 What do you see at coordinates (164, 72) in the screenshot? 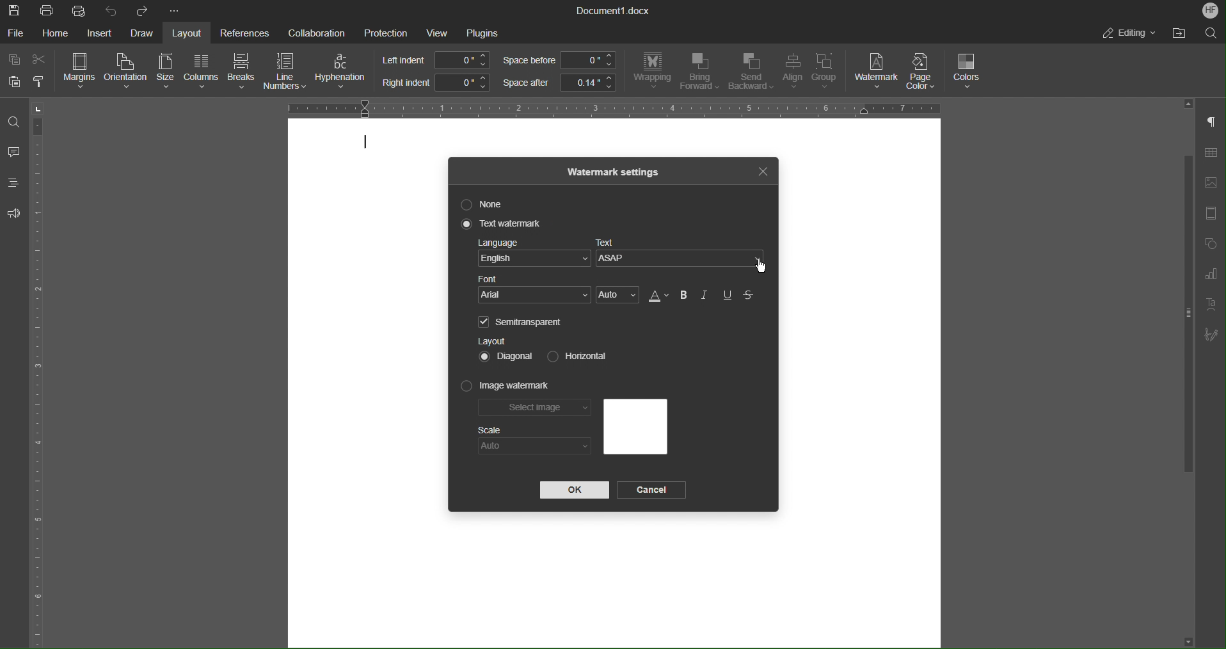
I see `Size` at bounding box center [164, 72].